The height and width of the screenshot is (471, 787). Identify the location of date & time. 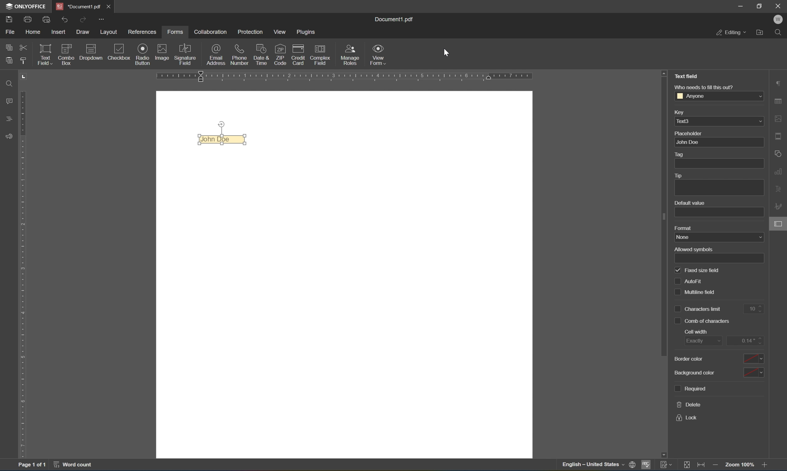
(260, 54).